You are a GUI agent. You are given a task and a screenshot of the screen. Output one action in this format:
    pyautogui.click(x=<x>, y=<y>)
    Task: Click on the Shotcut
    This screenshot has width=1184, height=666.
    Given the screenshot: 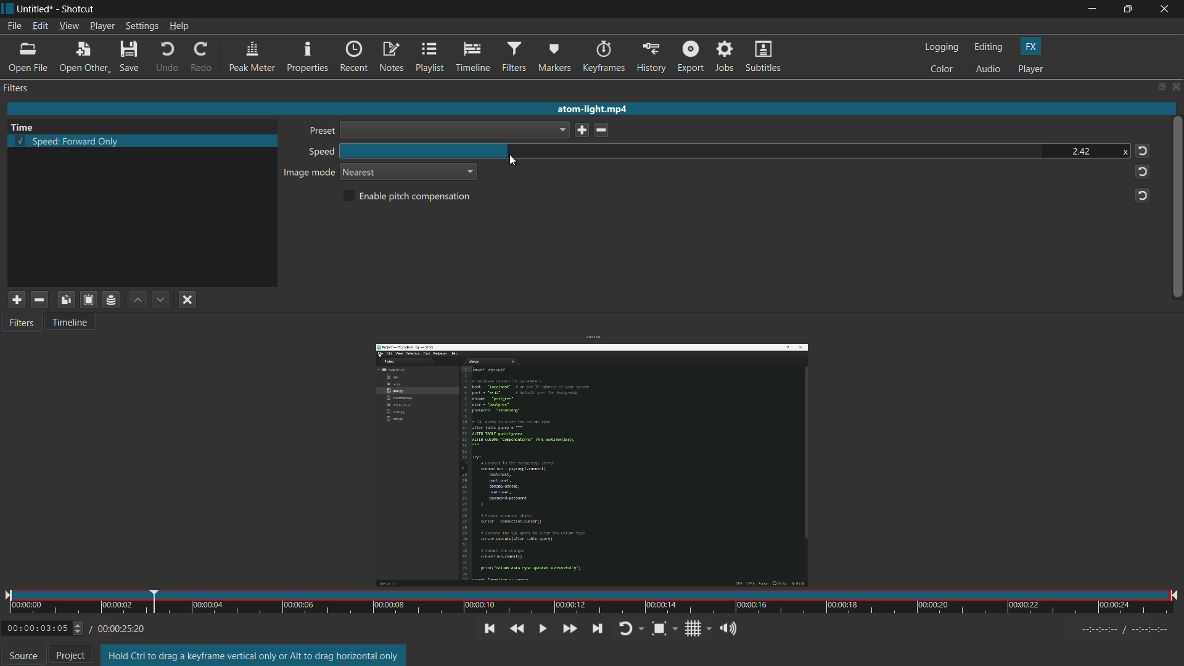 What is the action you would take?
    pyautogui.click(x=80, y=9)
    